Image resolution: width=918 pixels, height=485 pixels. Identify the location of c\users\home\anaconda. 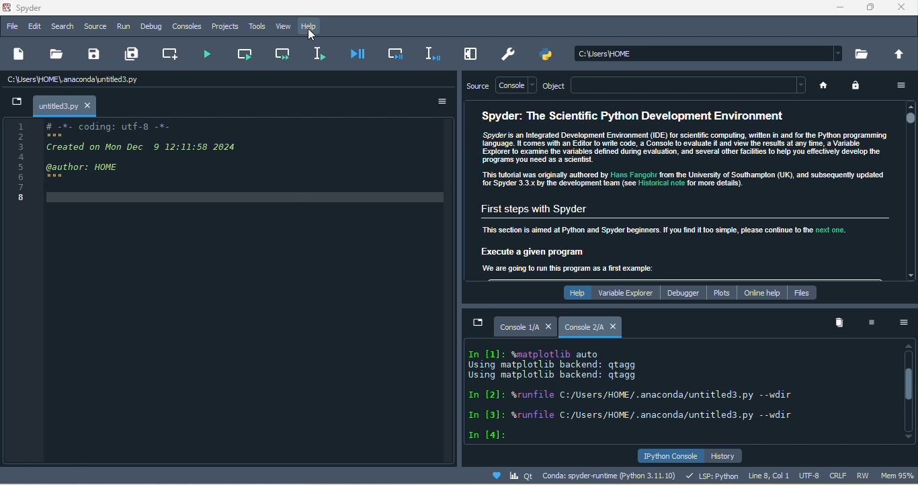
(79, 80).